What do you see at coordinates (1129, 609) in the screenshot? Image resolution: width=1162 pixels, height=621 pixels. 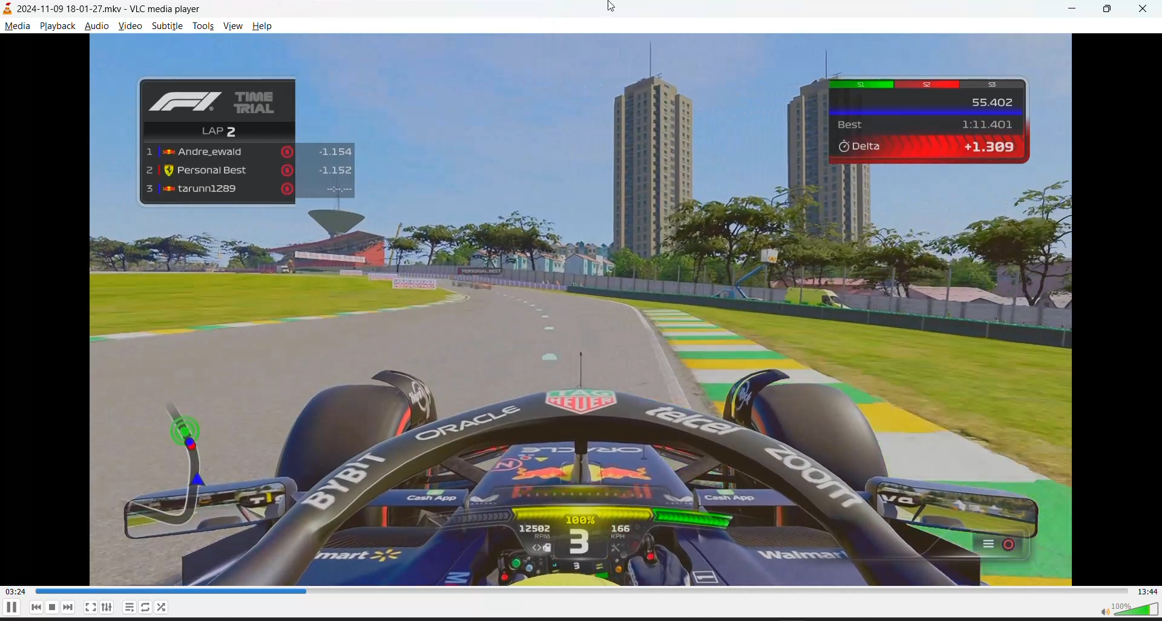 I see `volume` at bounding box center [1129, 609].